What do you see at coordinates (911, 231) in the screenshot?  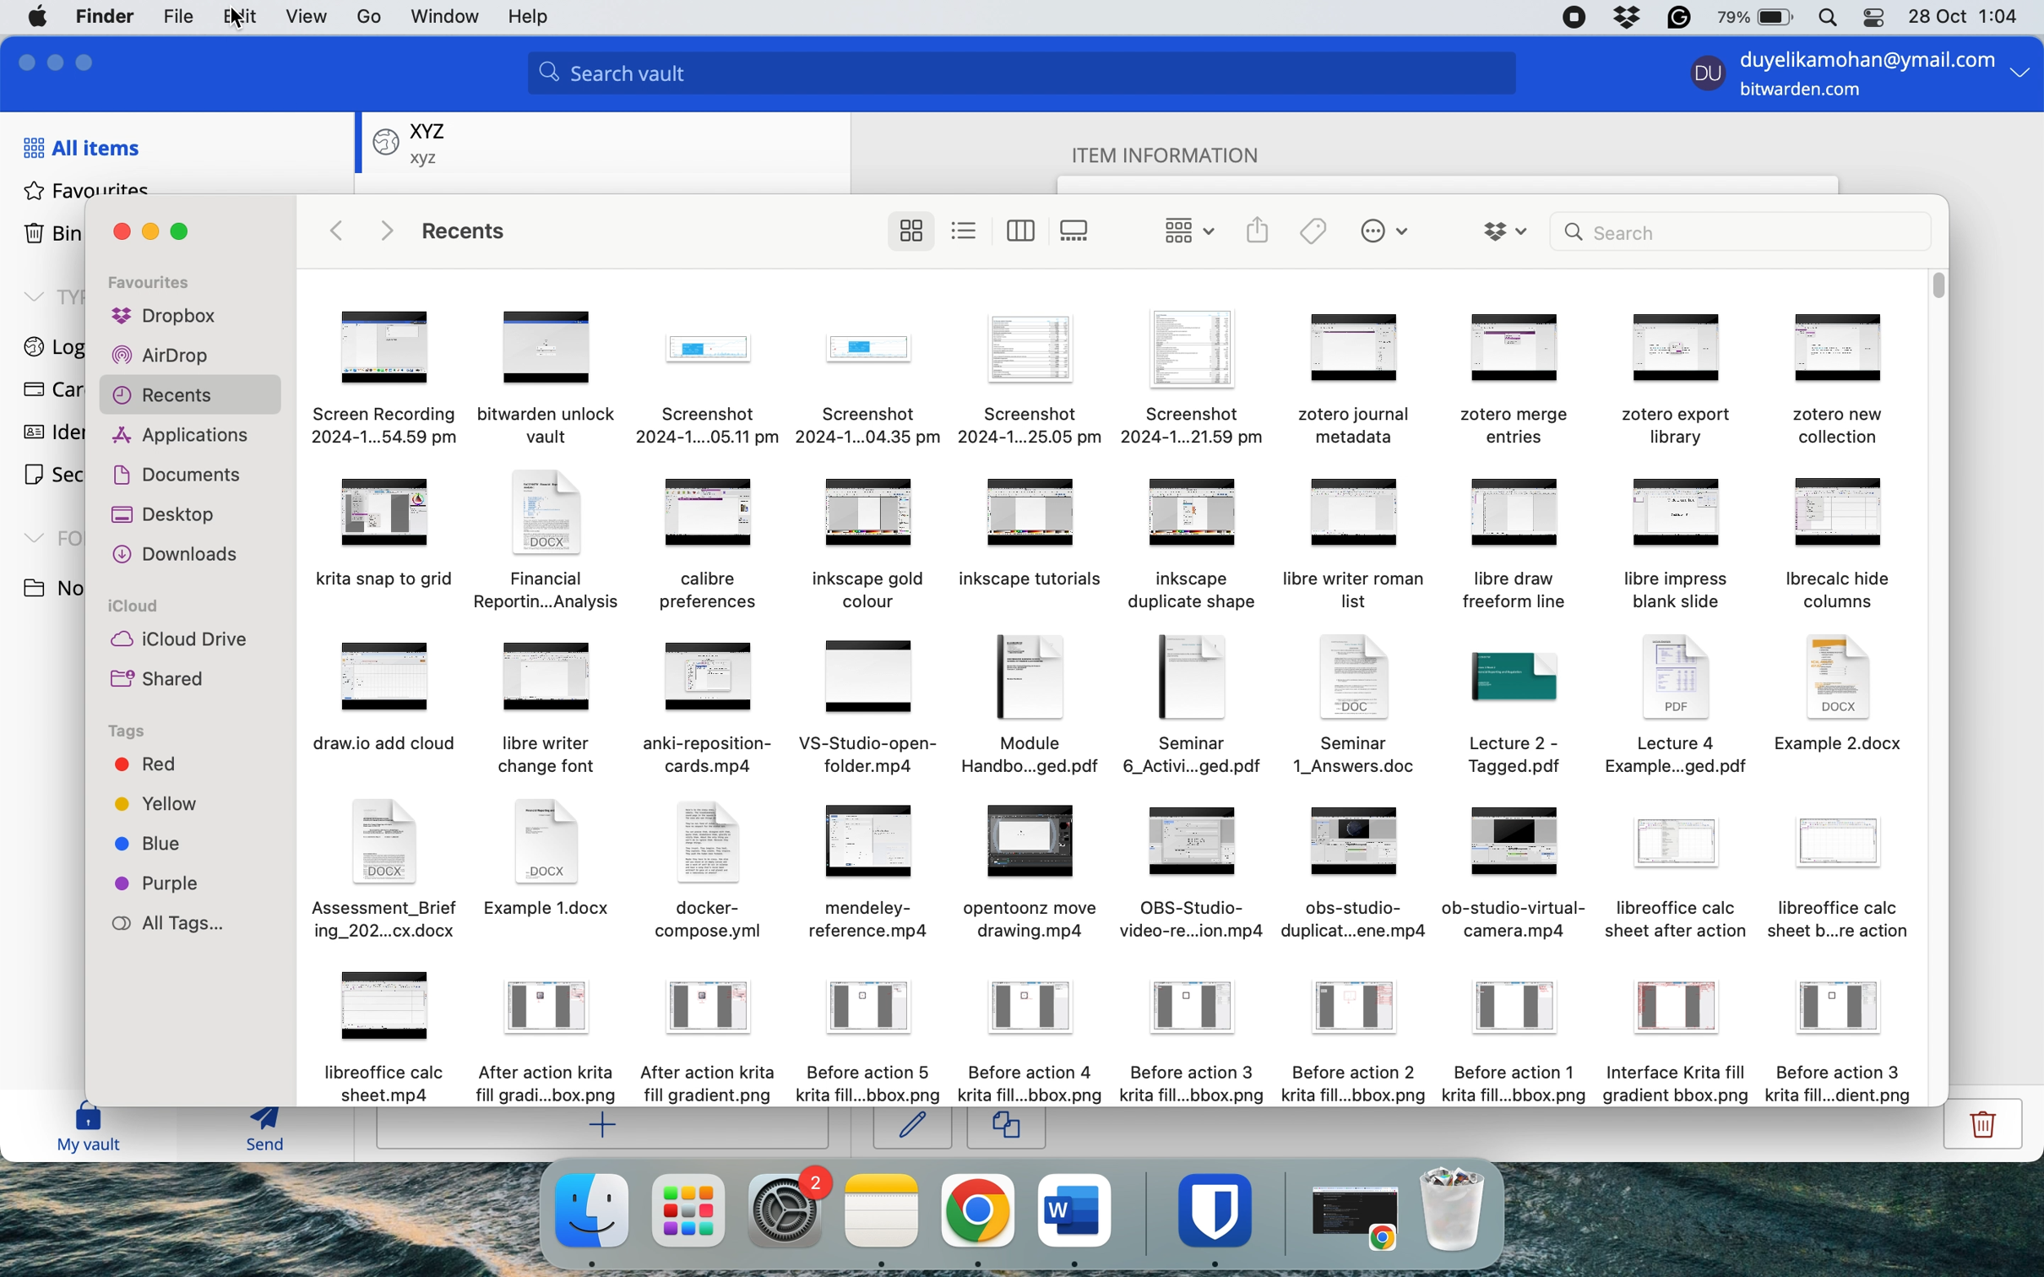 I see `show items as icons` at bounding box center [911, 231].